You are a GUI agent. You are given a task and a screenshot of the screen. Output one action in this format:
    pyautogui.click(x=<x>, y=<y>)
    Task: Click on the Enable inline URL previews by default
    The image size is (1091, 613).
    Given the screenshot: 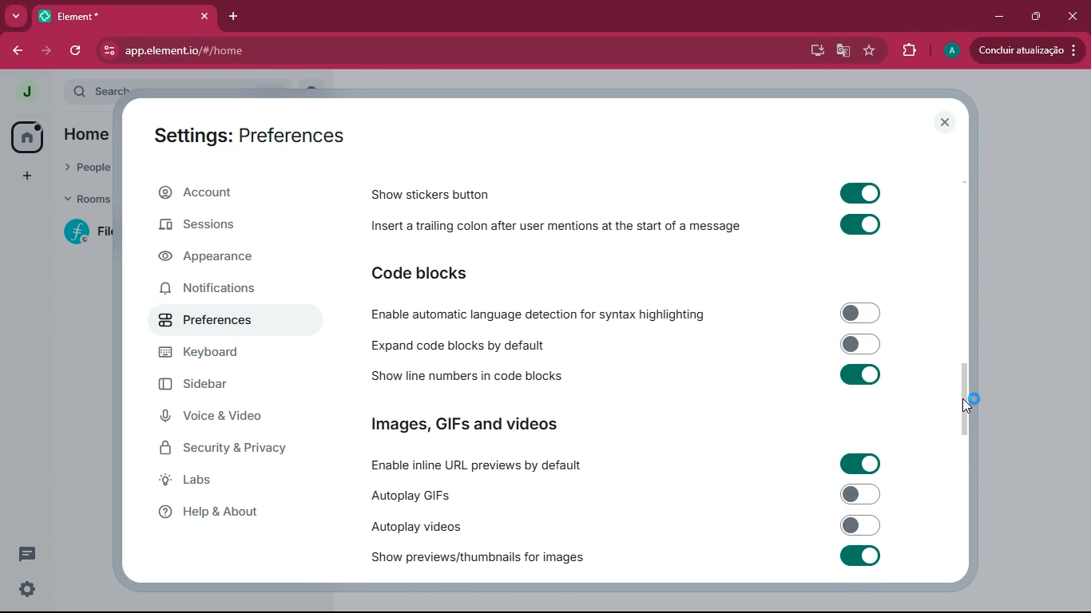 What is the action you would take?
    pyautogui.click(x=477, y=467)
    